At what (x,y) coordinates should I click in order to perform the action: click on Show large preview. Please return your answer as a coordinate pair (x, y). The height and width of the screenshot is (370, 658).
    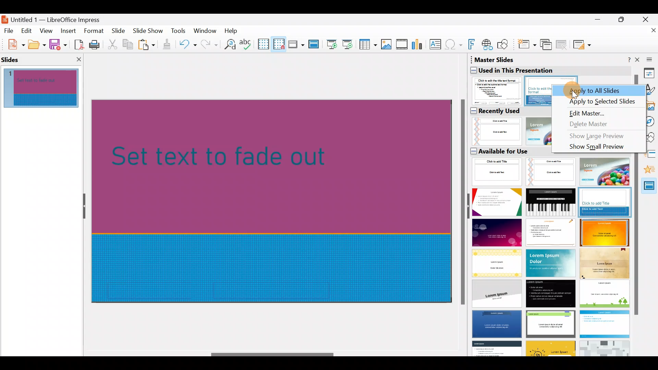
    Looking at the image, I should click on (598, 136).